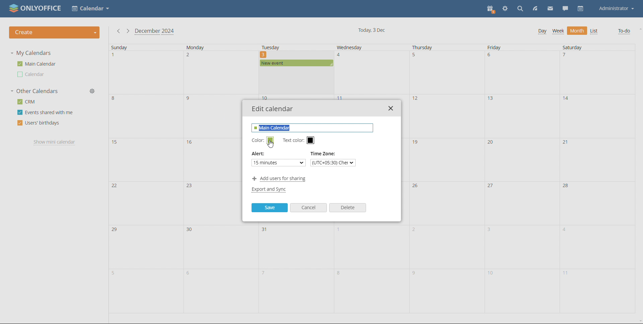 This screenshot has height=324, width=643. Describe the element at coordinates (505, 9) in the screenshot. I see `settings` at that location.